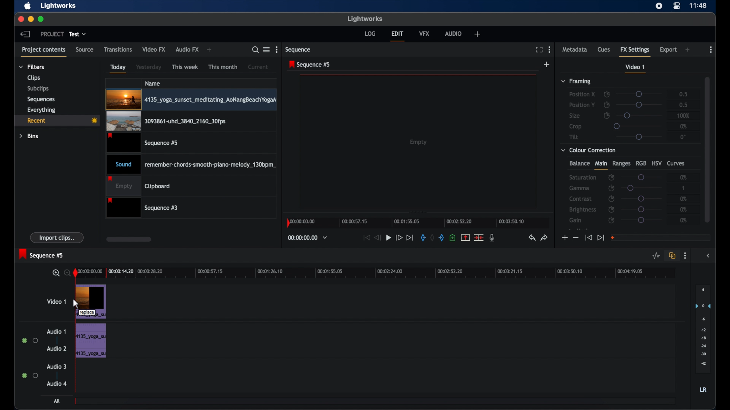  What do you see at coordinates (479, 237) in the screenshot?
I see `cut` at bounding box center [479, 237].